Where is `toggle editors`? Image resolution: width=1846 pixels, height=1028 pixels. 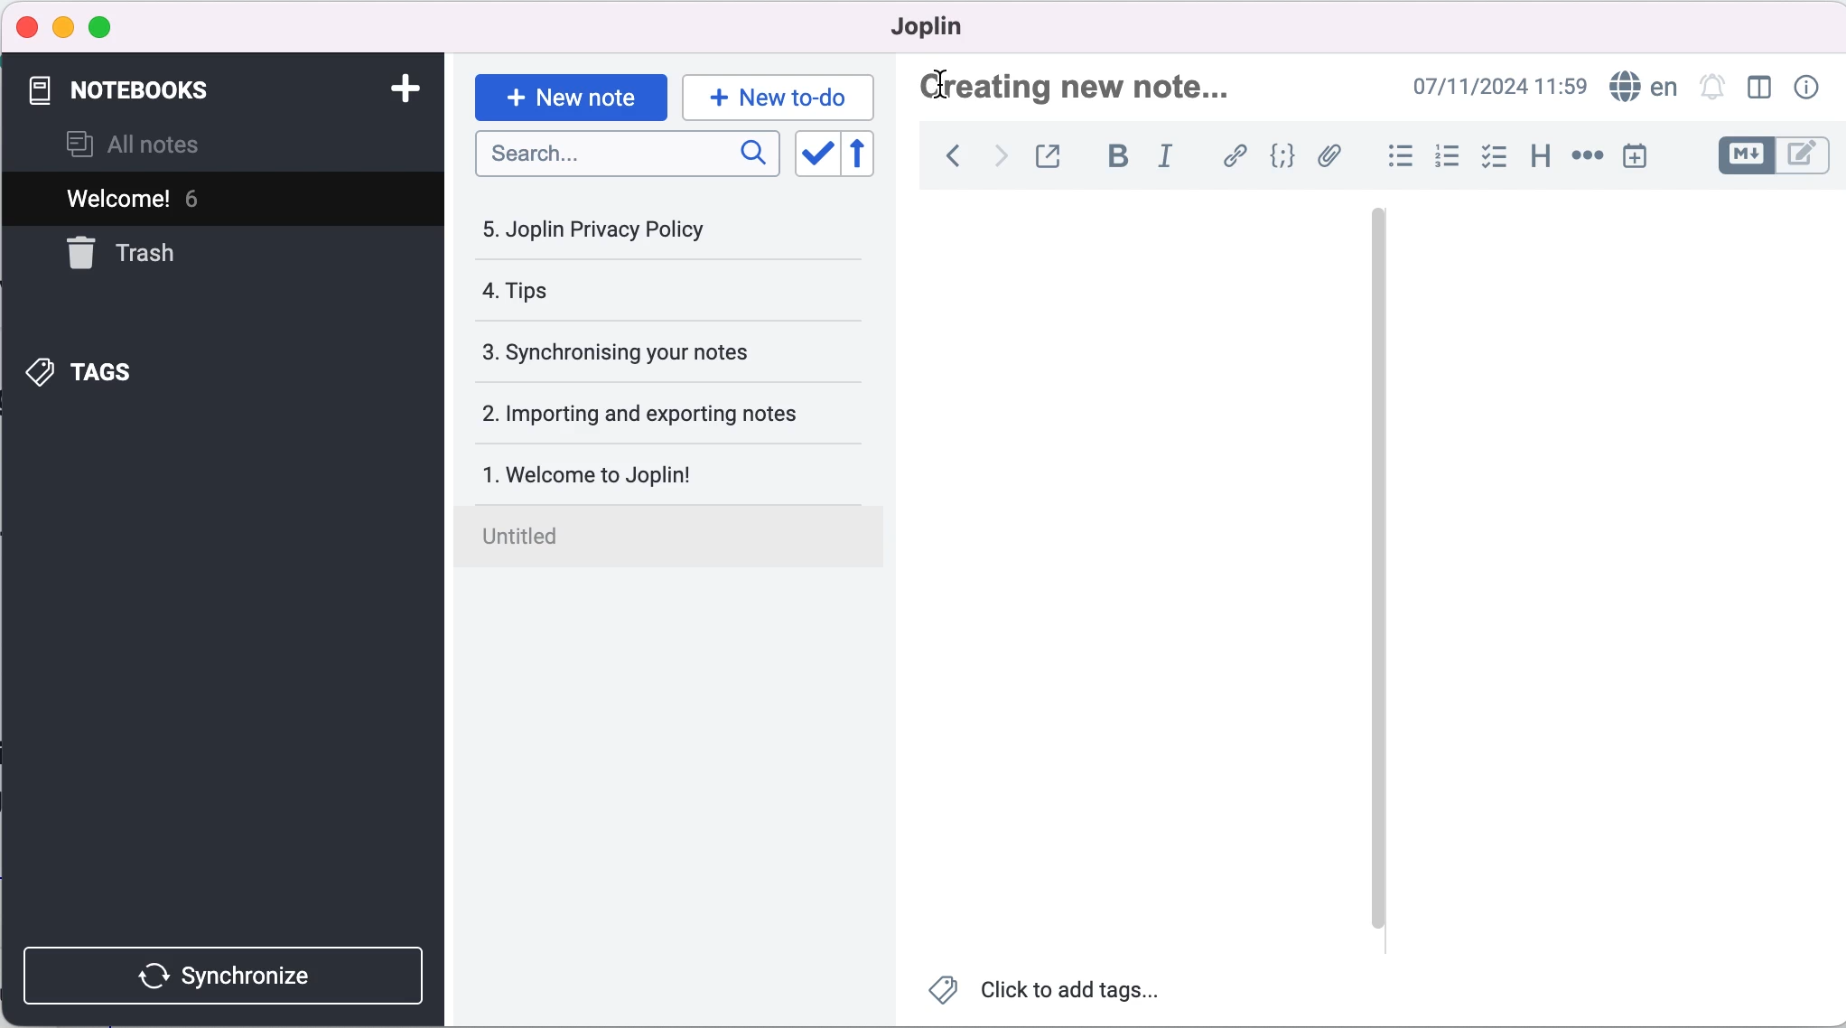
toggle editors is located at coordinates (1772, 156).